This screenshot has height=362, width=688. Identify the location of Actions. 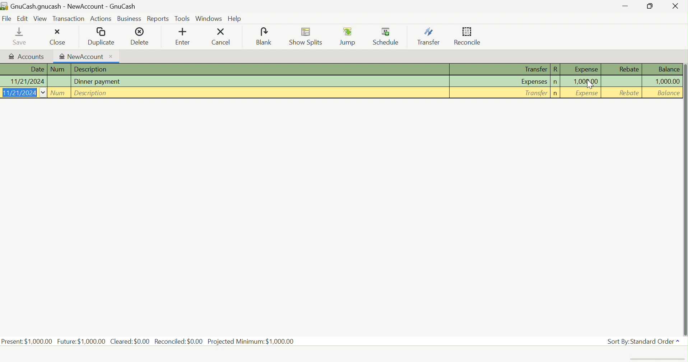
(102, 20).